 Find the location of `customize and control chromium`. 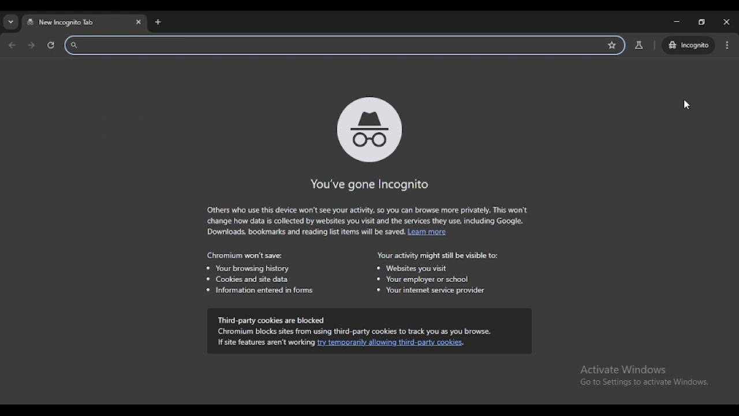

customize and control chromium is located at coordinates (727, 45).